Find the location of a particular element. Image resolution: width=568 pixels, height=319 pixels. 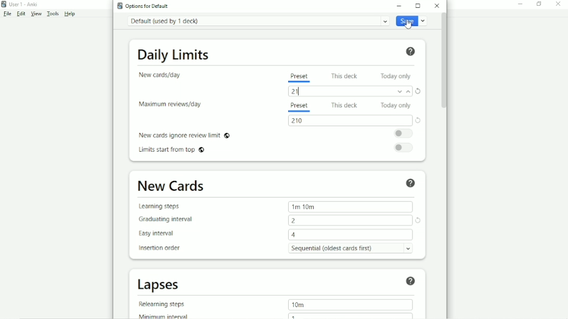

Close is located at coordinates (436, 6).